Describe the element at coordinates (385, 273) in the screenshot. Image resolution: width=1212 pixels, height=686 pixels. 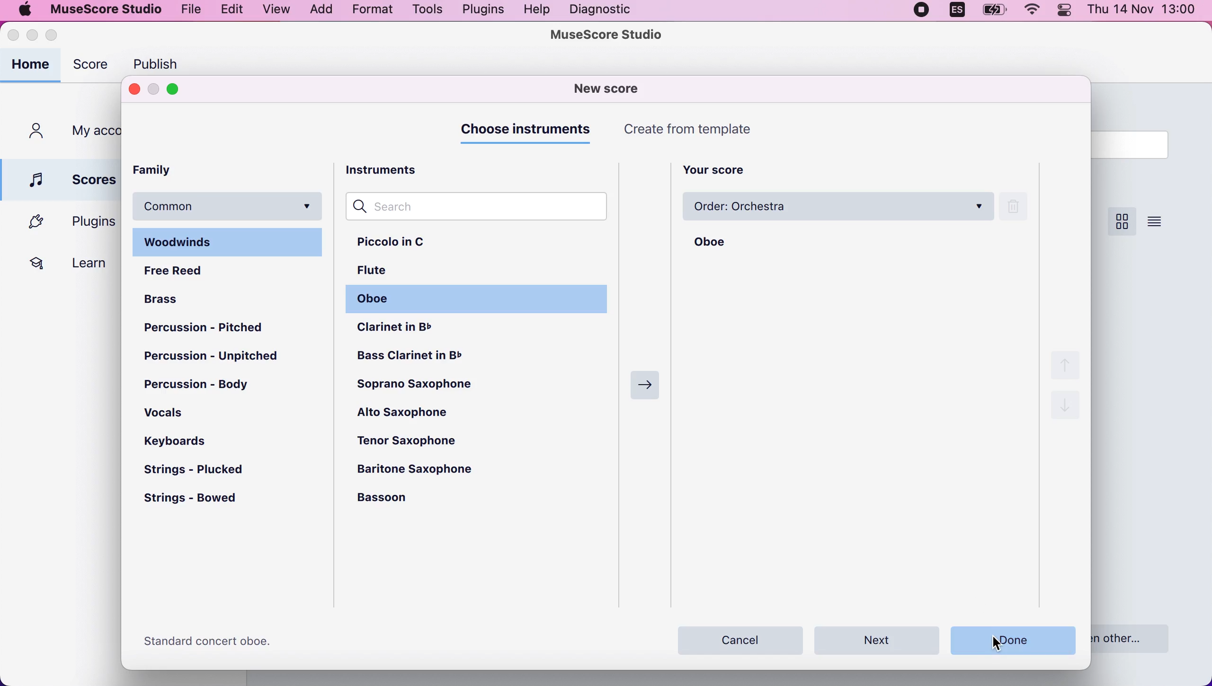
I see `flute` at that location.